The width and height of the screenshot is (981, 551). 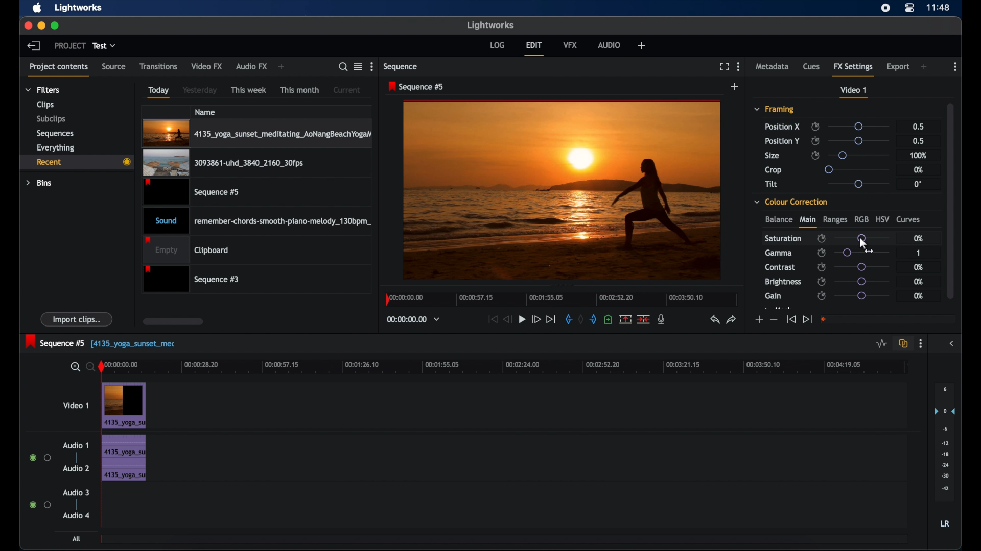 I want to click on control center, so click(x=910, y=8).